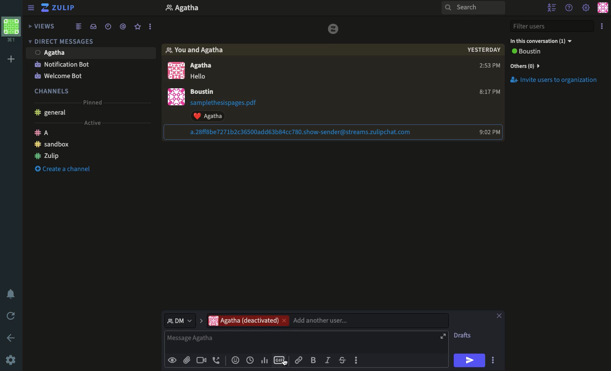  Describe the element at coordinates (81, 27) in the screenshot. I see `Feed` at that location.